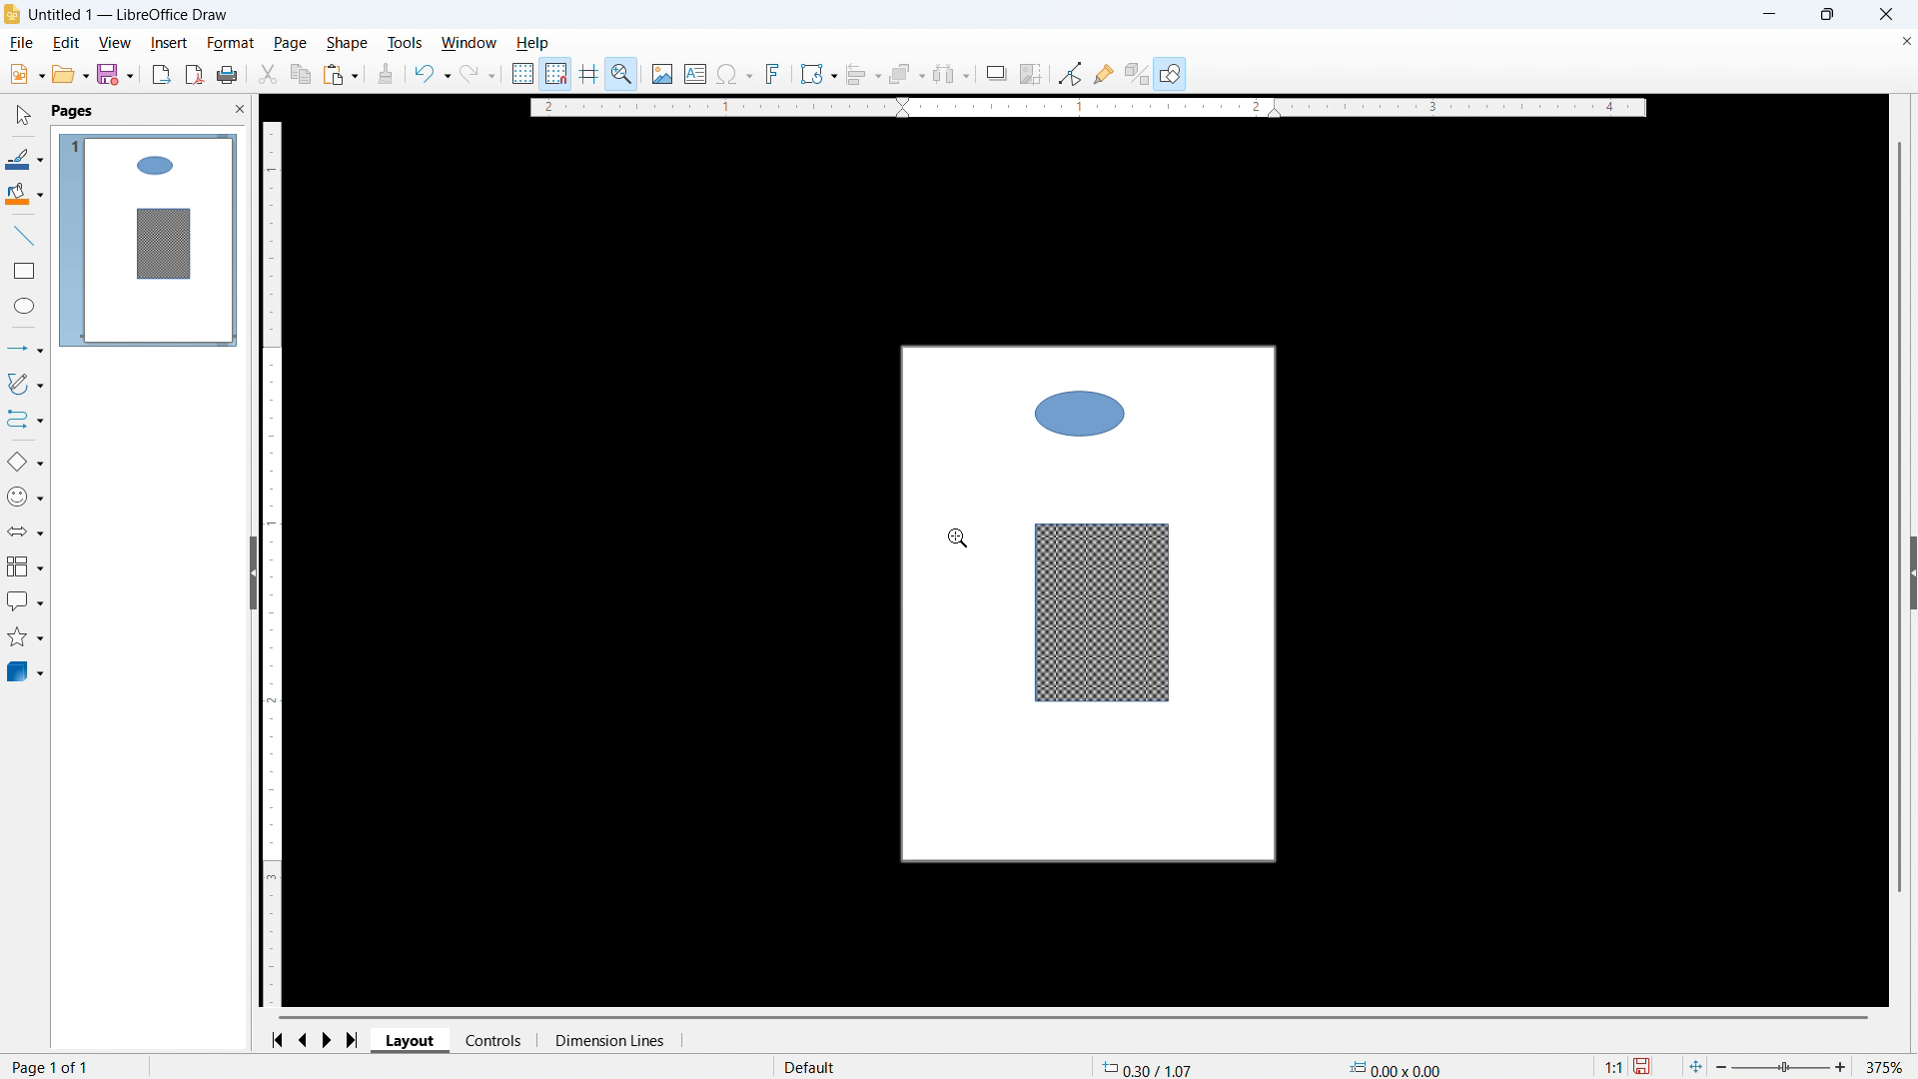 The image size is (1918, 1079). Describe the element at coordinates (149, 240) in the screenshot. I see `Page display ` at that location.